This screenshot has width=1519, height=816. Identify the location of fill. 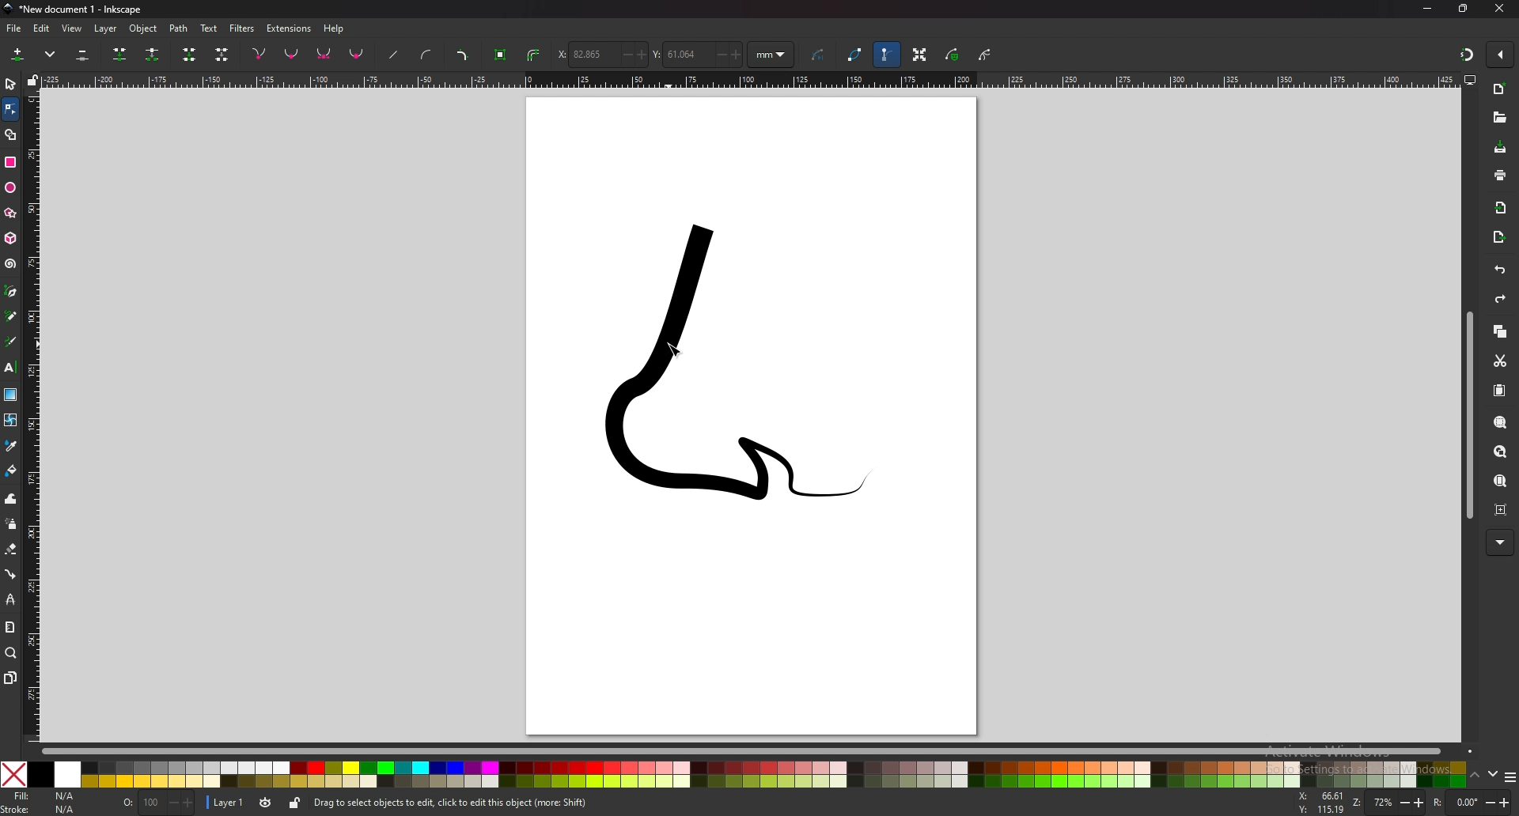
(44, 796).